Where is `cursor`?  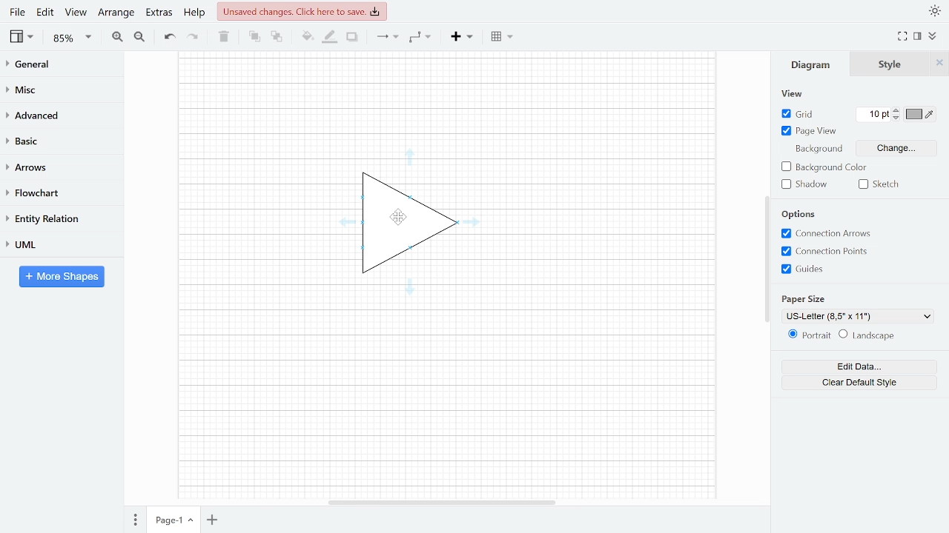
cursor is located at coordinates (400, 218).